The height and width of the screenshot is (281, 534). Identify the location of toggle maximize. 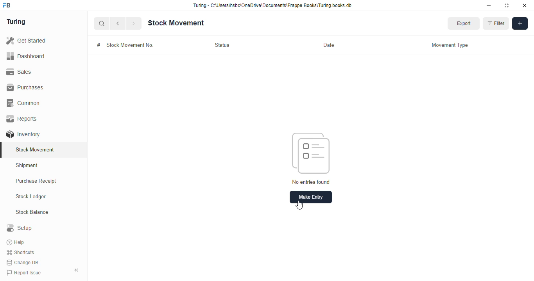
(506, 5).